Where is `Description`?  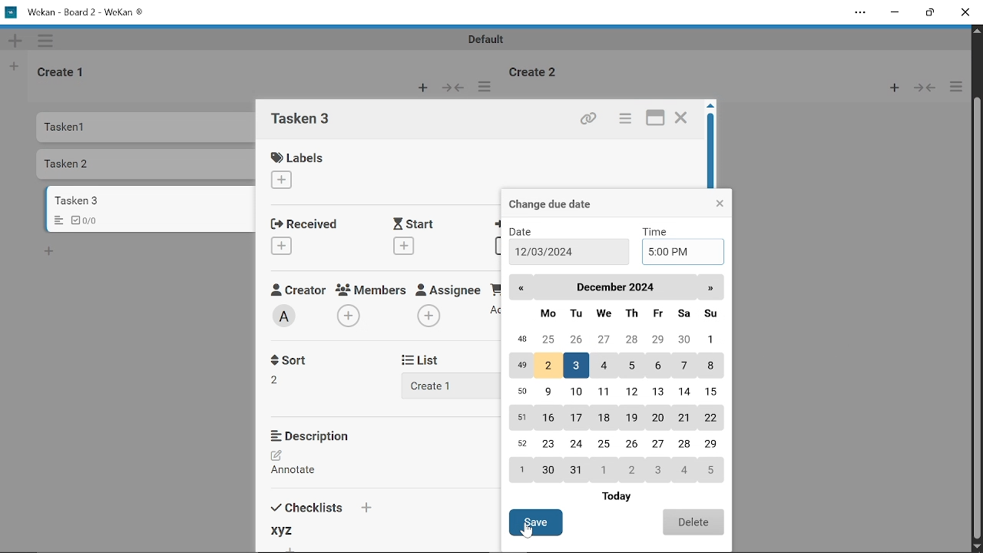
Description is located at coordinates (317, 435).